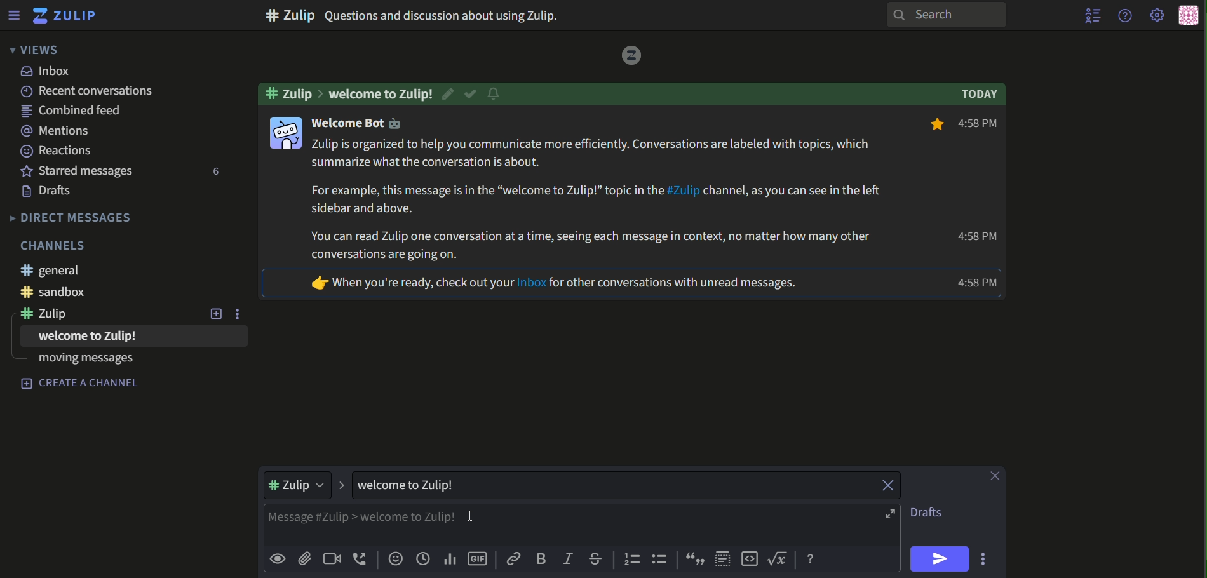 The image size is (1207, 578). What do you see at coordinates (982, 124) in the screenshot?
I see `text` at bounding box center [982, 124].